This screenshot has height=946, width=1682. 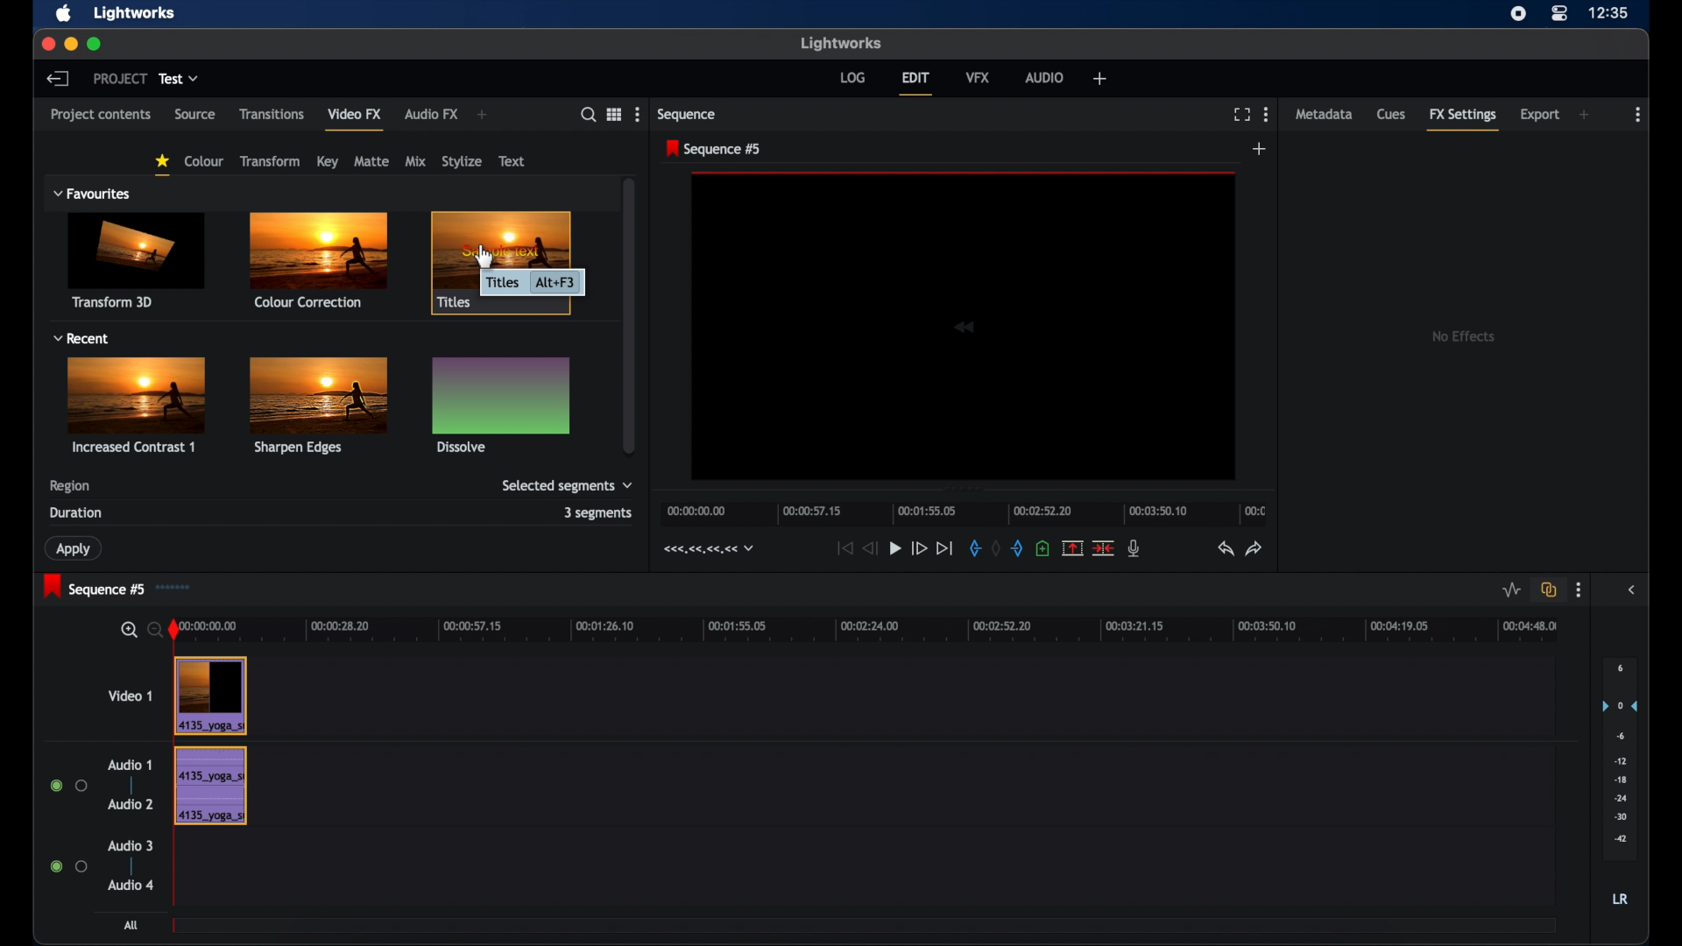 I want to click on add, so click(x=1261, y=150).